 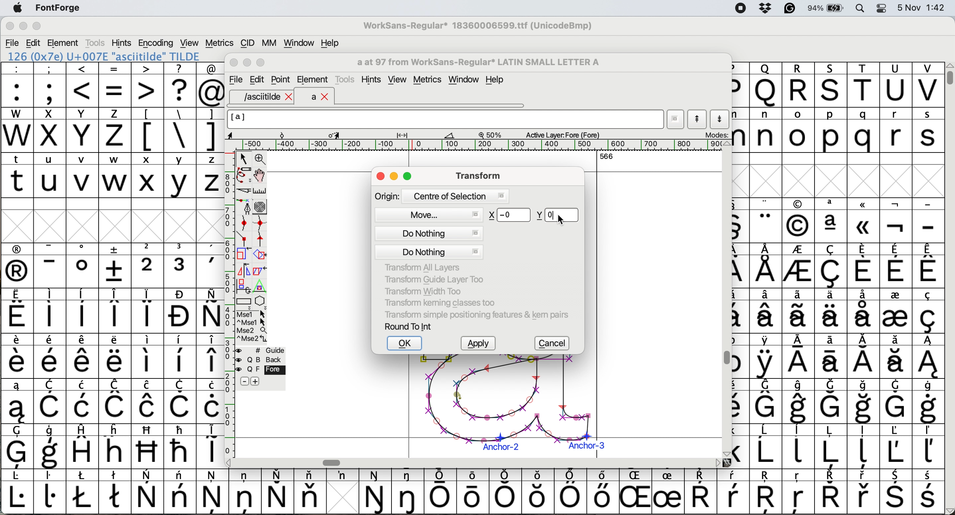 What do you see at coordinates (763, 8) in the screenshot?
I see `dropbox` at bounding box center [763, 8].